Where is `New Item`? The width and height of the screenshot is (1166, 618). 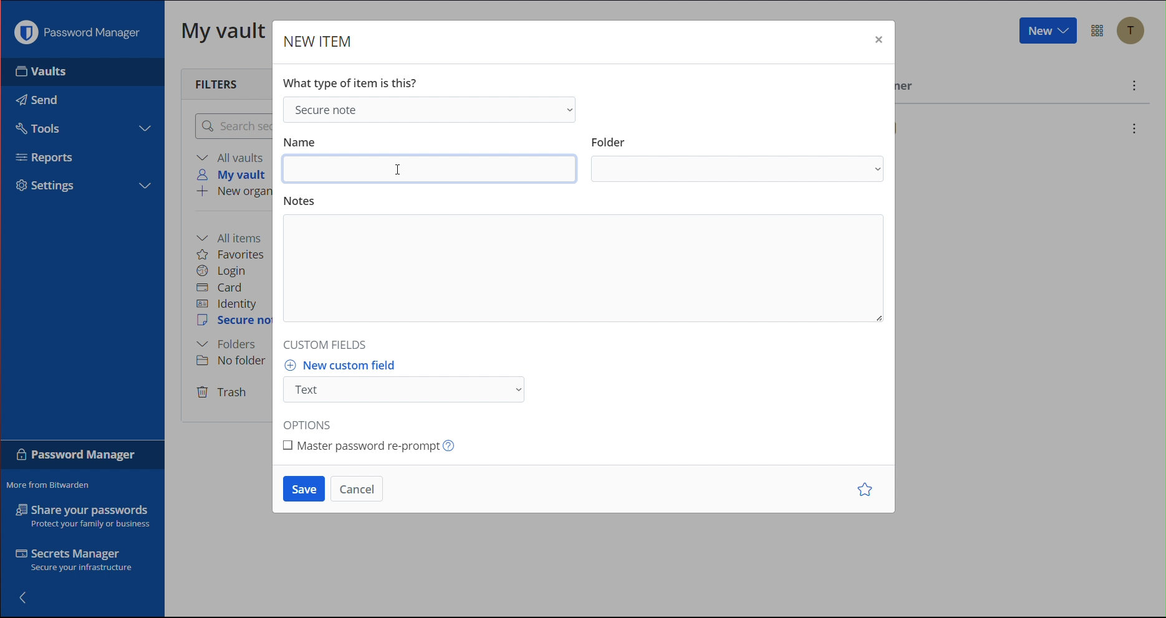
New Item is located at coordinates (319, 42).